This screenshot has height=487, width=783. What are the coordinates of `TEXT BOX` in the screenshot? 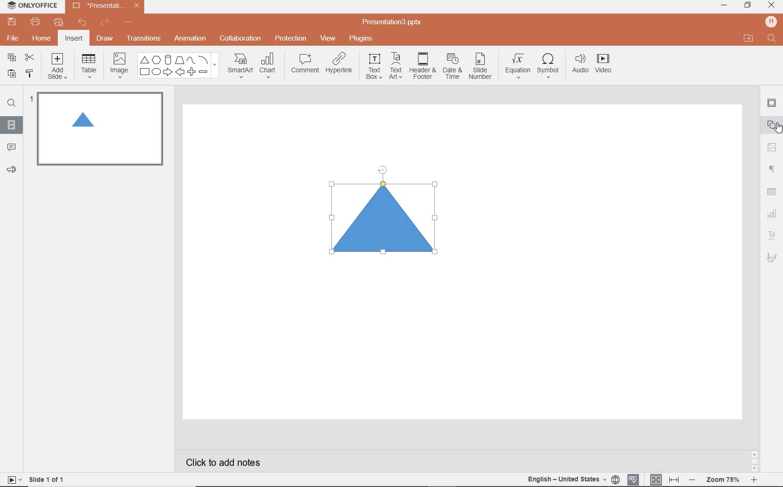 It's located at (373, 66).